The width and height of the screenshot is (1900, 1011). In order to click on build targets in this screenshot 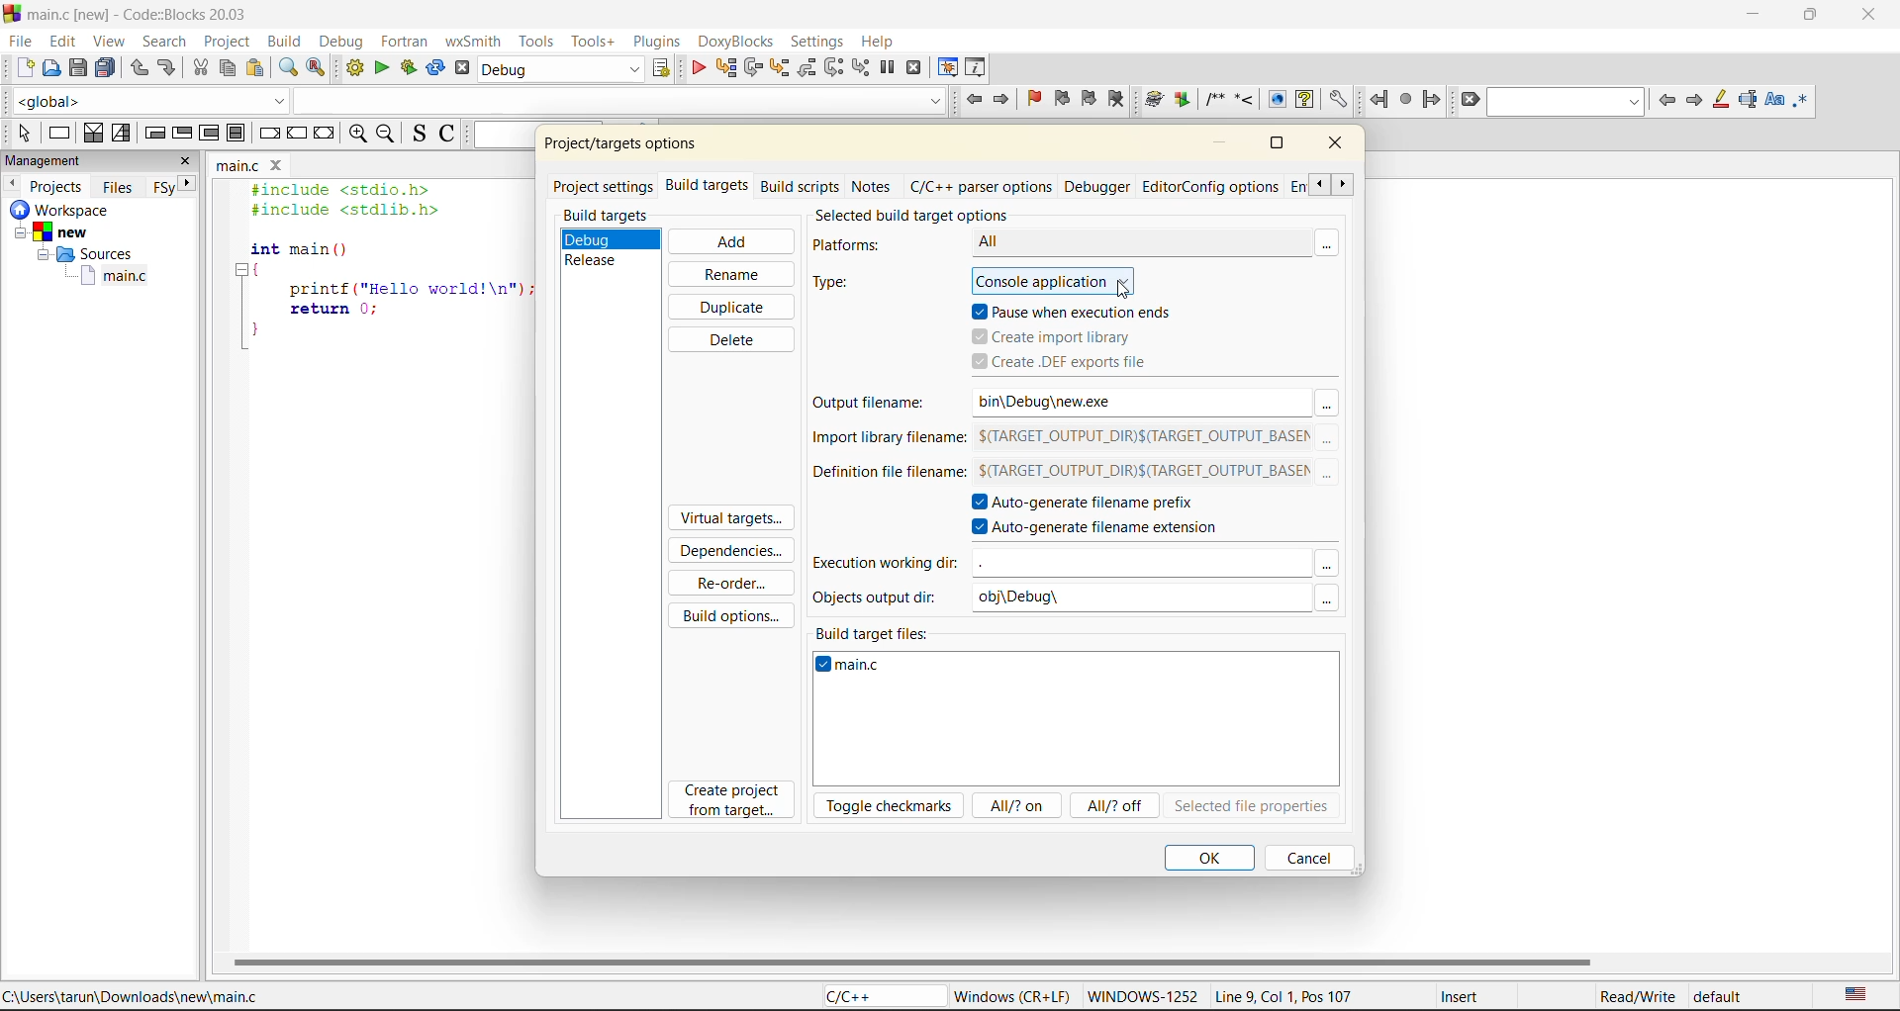, I will do `click(606, 215)`.